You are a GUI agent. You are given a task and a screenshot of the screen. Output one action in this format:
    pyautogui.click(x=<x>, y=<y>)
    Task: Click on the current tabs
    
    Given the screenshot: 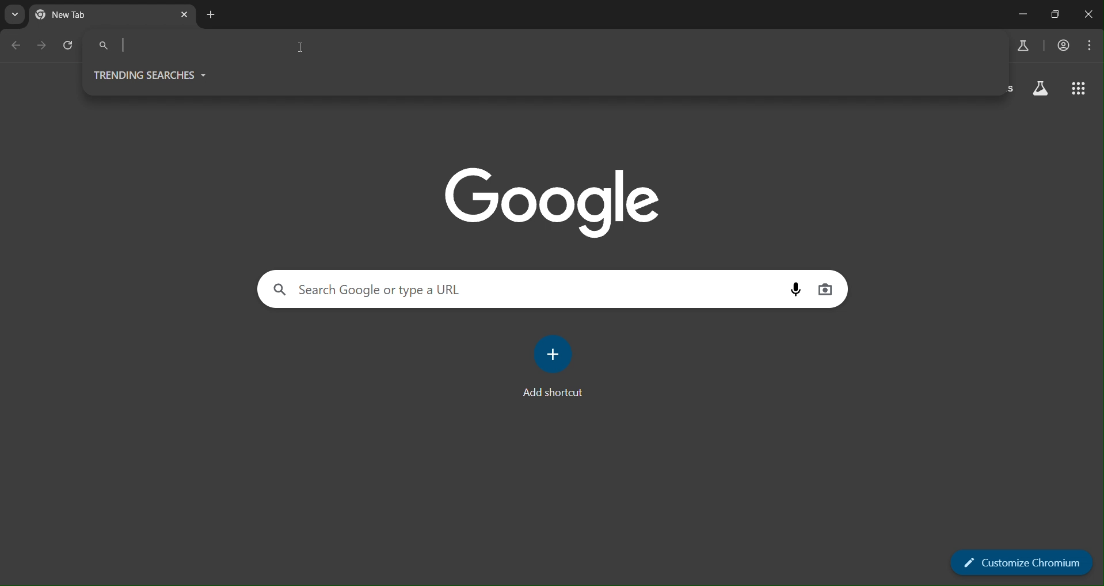 What is the action you would take?
    pyautogui.click(x=87, y=16)
    